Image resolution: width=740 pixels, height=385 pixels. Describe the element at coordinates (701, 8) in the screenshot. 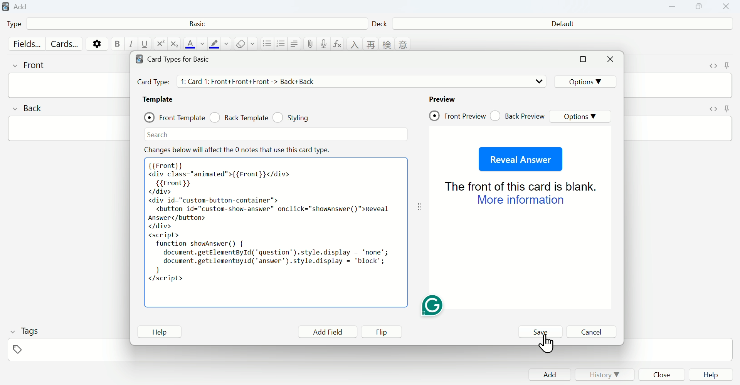

I see `Copy` at that location.